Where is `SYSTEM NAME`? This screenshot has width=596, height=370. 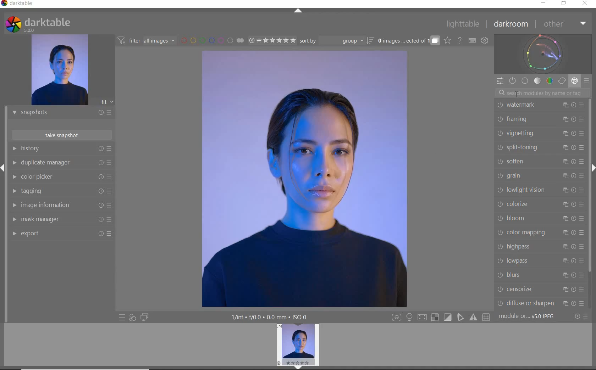 SYSTEM NAME is located at coordinates (18, 5).